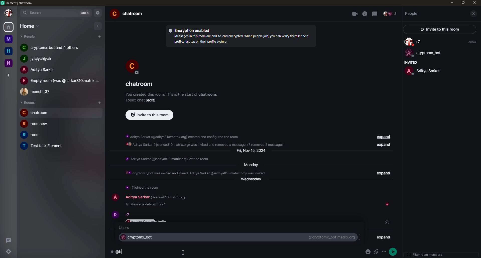 The image size is (481, 258). I want to click on home, so click(9, 51).